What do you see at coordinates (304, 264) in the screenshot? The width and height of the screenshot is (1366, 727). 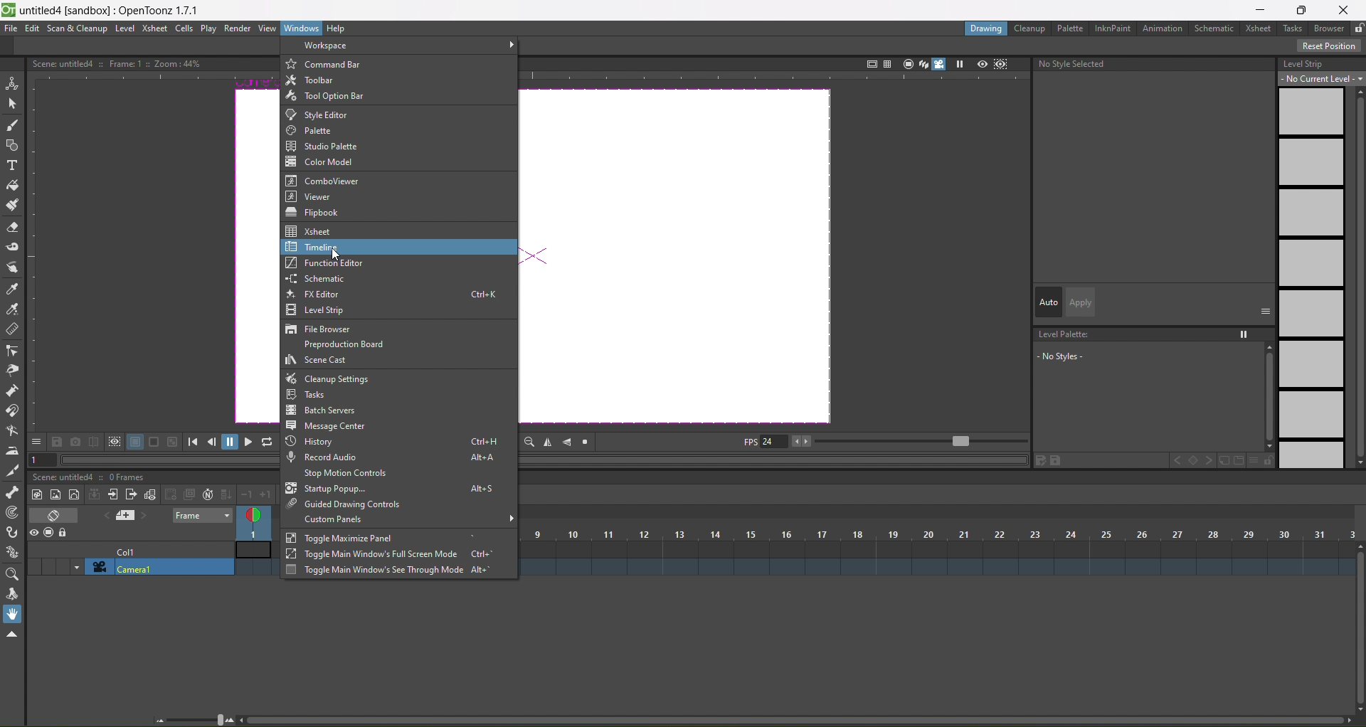 I see `function editor` at bounding box center [304, 264].